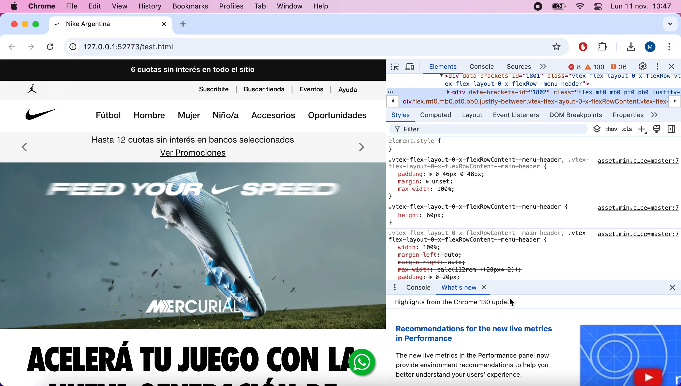  Describe the element at coordinates (534, 90) in the screenshot. I see `code` at that location.